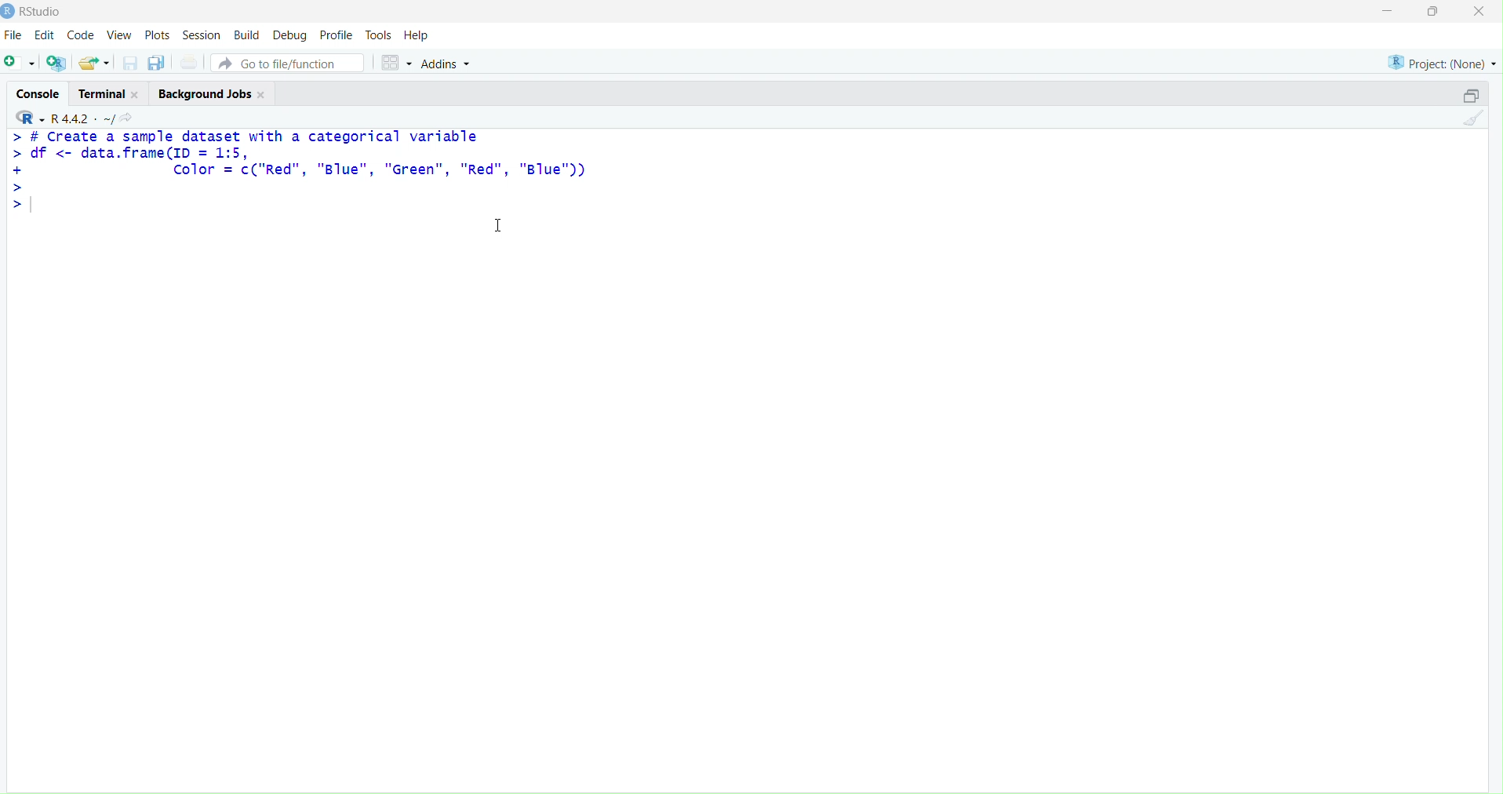  I want to click on grid, so click(397, 63).